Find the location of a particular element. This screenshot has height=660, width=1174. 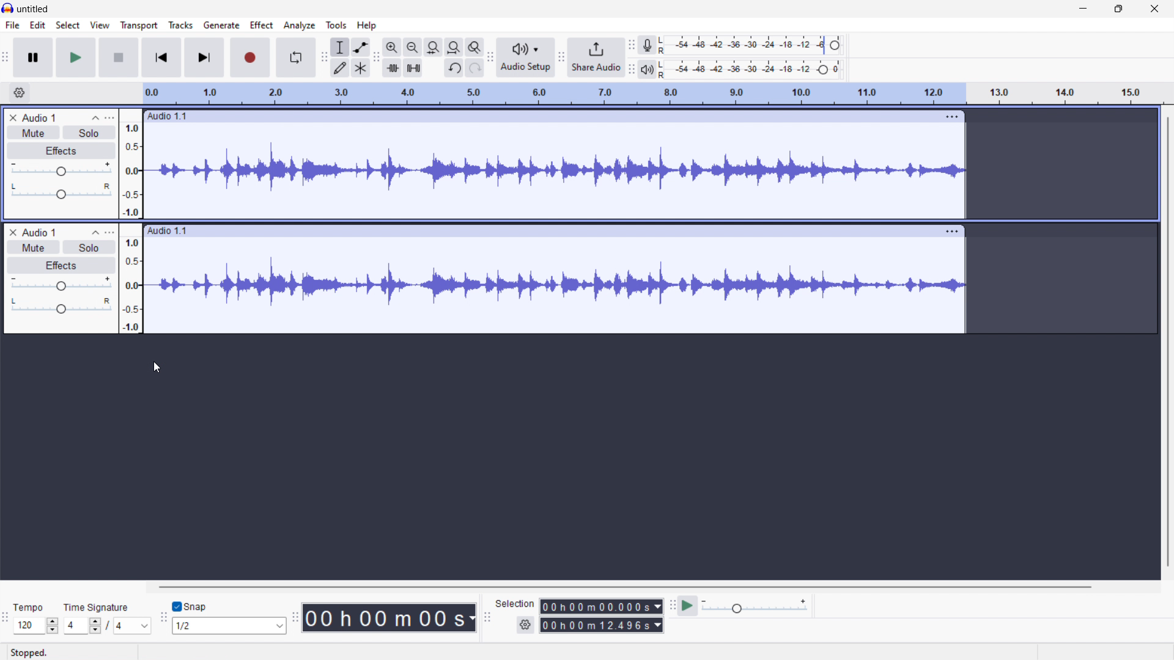

/4 is located at coordinates (117, 626).